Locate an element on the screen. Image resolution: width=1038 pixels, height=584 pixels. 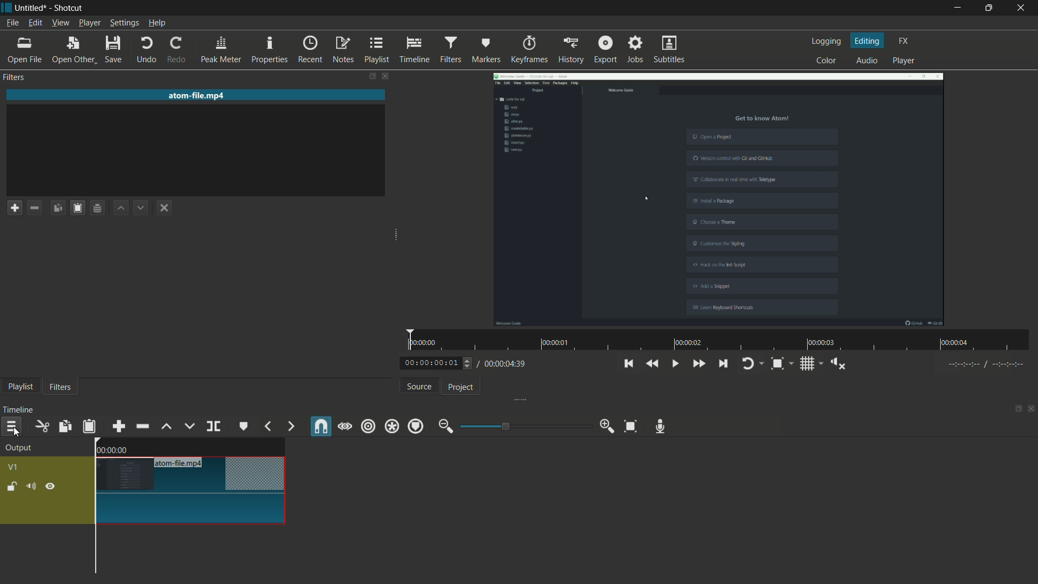
create or edit marker is located at coordinates (244, 426).